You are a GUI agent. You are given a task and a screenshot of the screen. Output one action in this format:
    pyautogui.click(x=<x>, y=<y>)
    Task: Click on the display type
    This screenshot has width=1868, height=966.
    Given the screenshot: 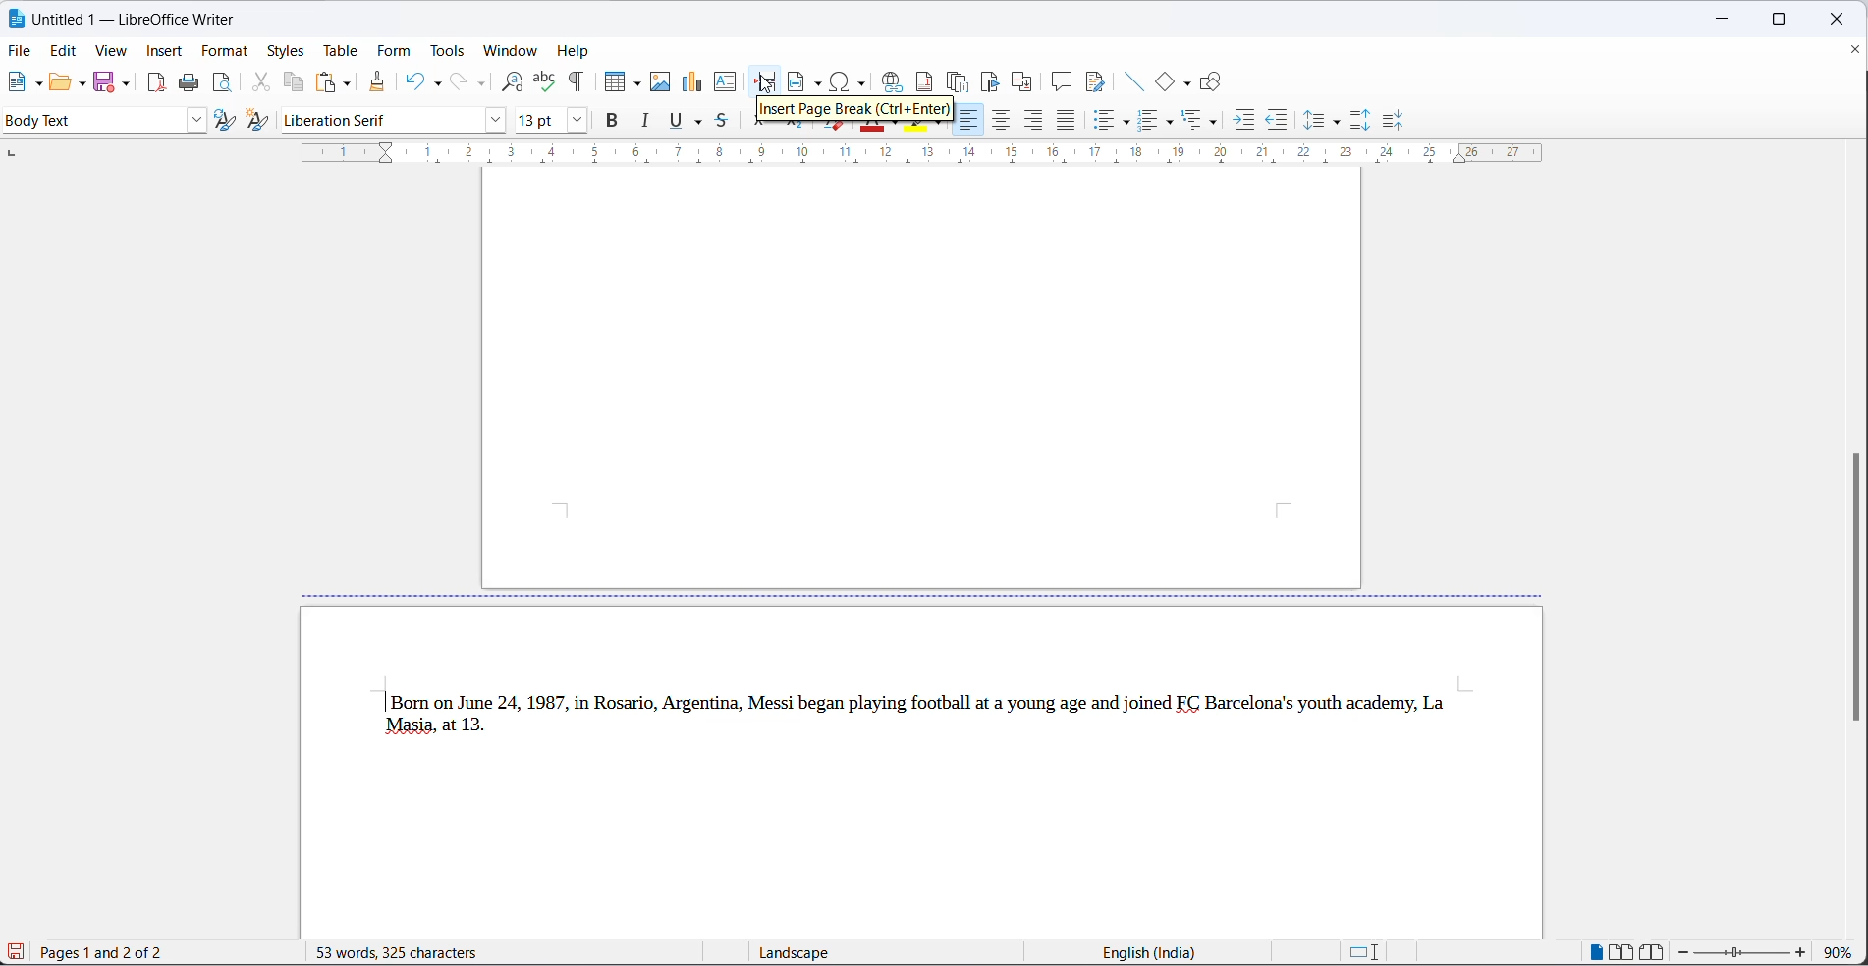 What is the action you would take?
    pyautogui.click(x=839, y=953)
    